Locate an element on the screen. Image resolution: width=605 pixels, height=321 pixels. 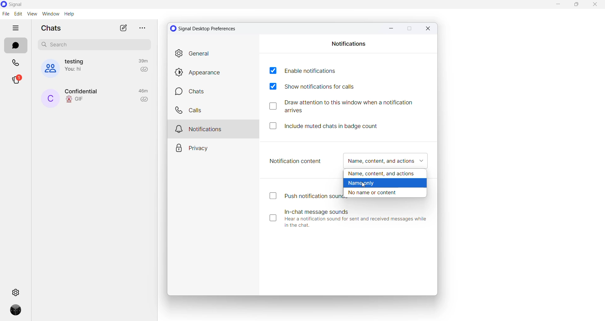
Maximize is located at coordinates (409, 29).